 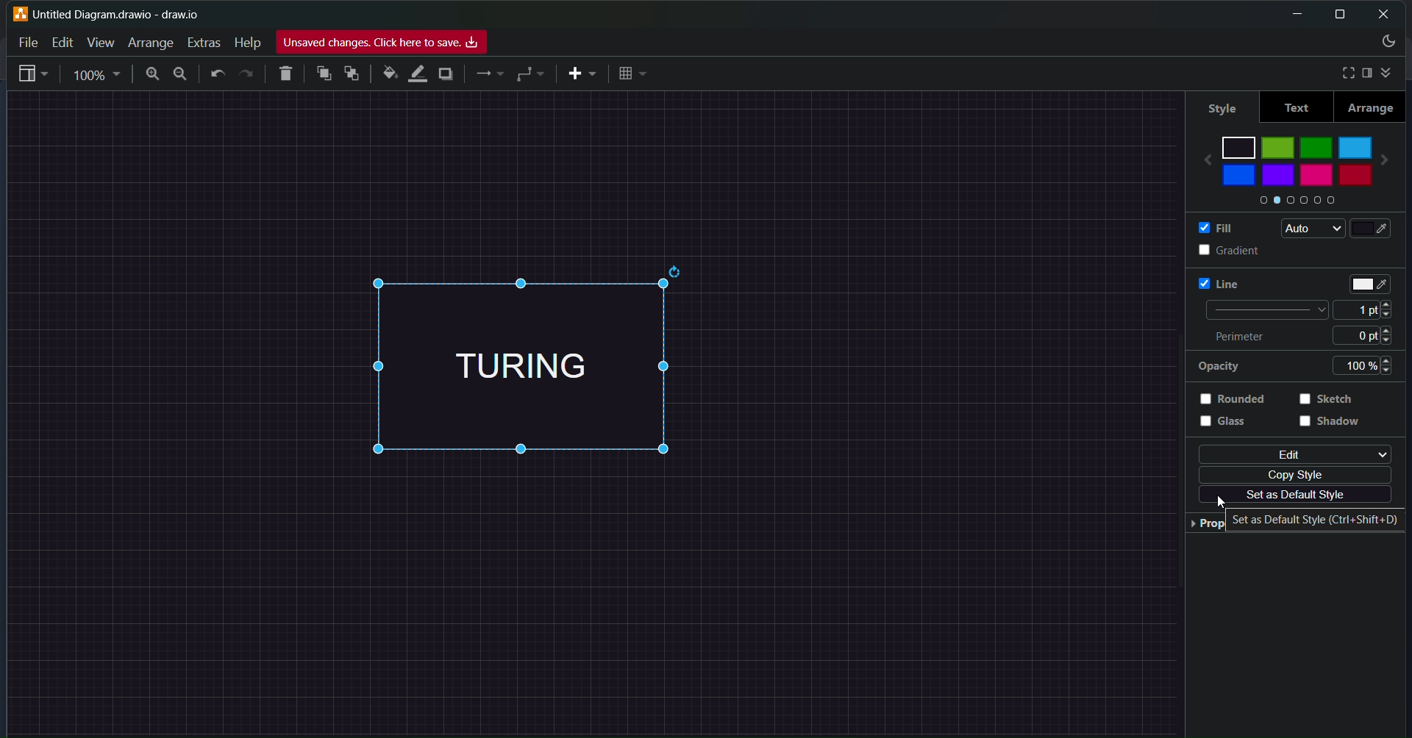 What do you see at coordinates (1280, 175) in the screenshot?
I see `purple` at bounding box center [1280, 175].